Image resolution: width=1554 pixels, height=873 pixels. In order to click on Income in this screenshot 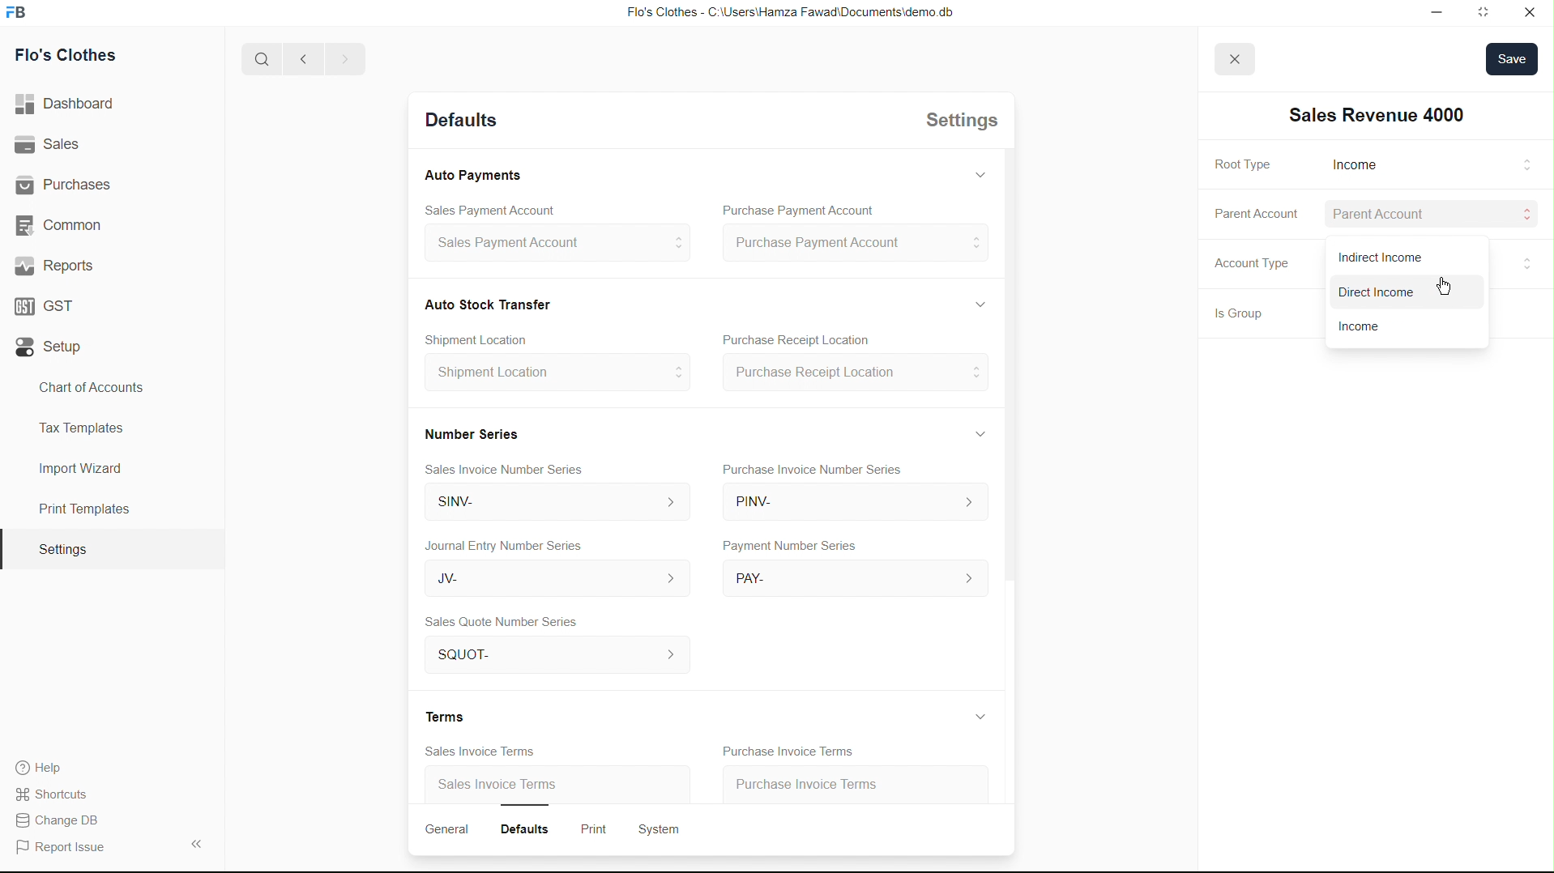, I will do `click(1351, 326)`.